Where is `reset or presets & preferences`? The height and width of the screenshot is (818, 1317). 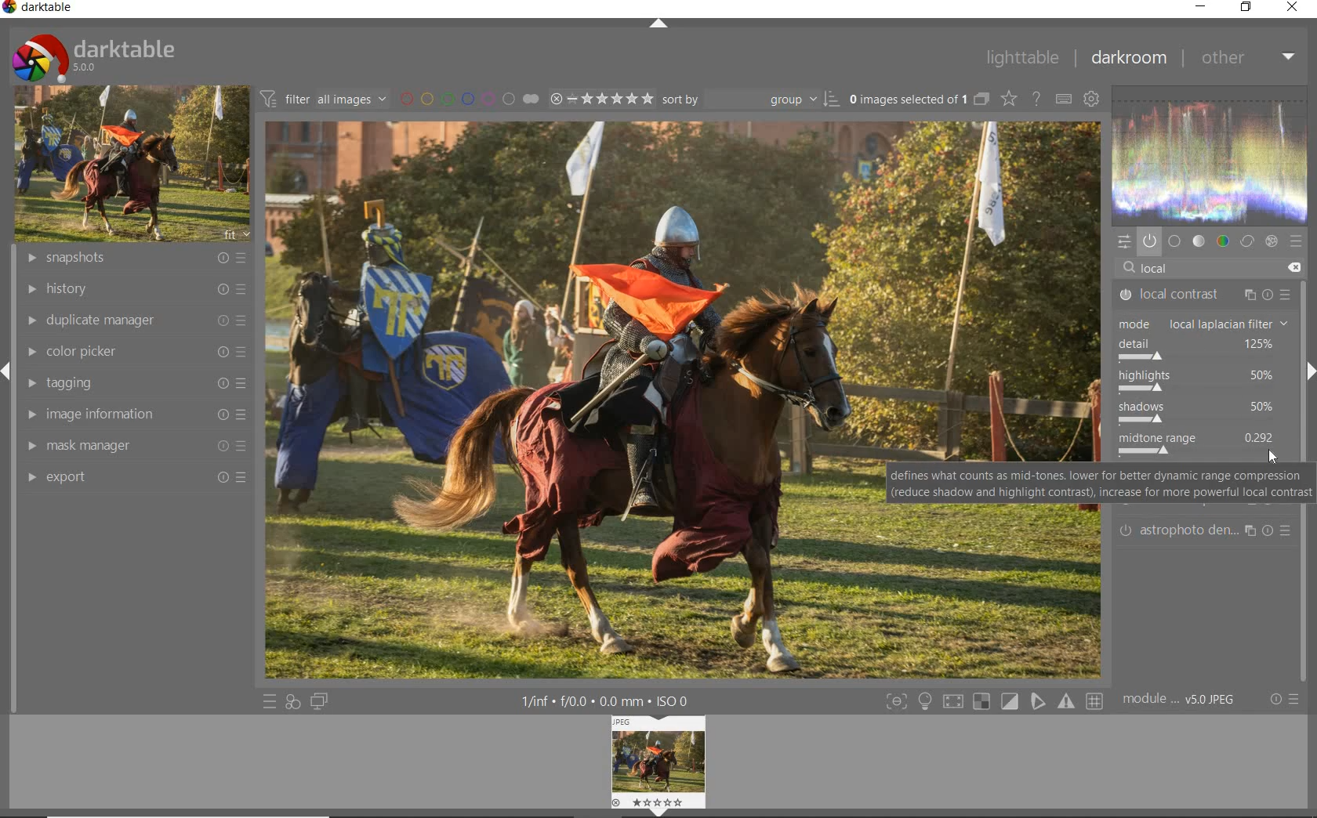
reset or presets & preferences is located at coordinates (1283, 699).